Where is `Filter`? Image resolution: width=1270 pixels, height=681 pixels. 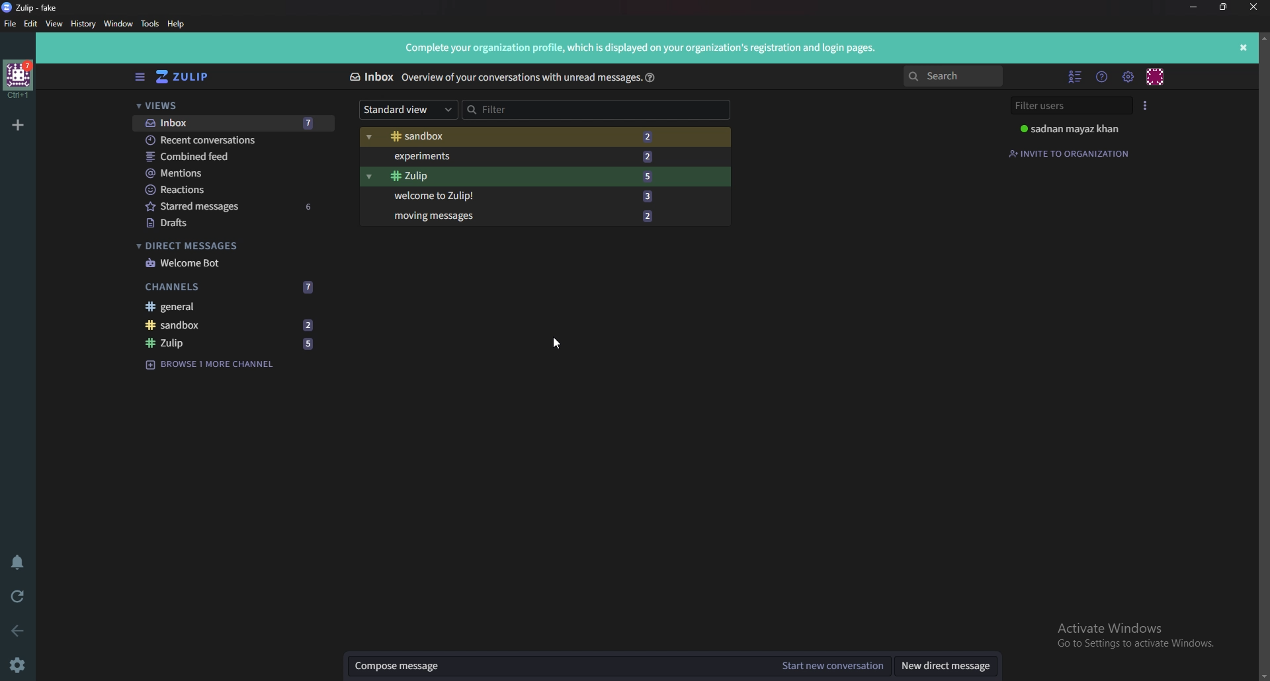 Filter is located at coordinates (597, 110).